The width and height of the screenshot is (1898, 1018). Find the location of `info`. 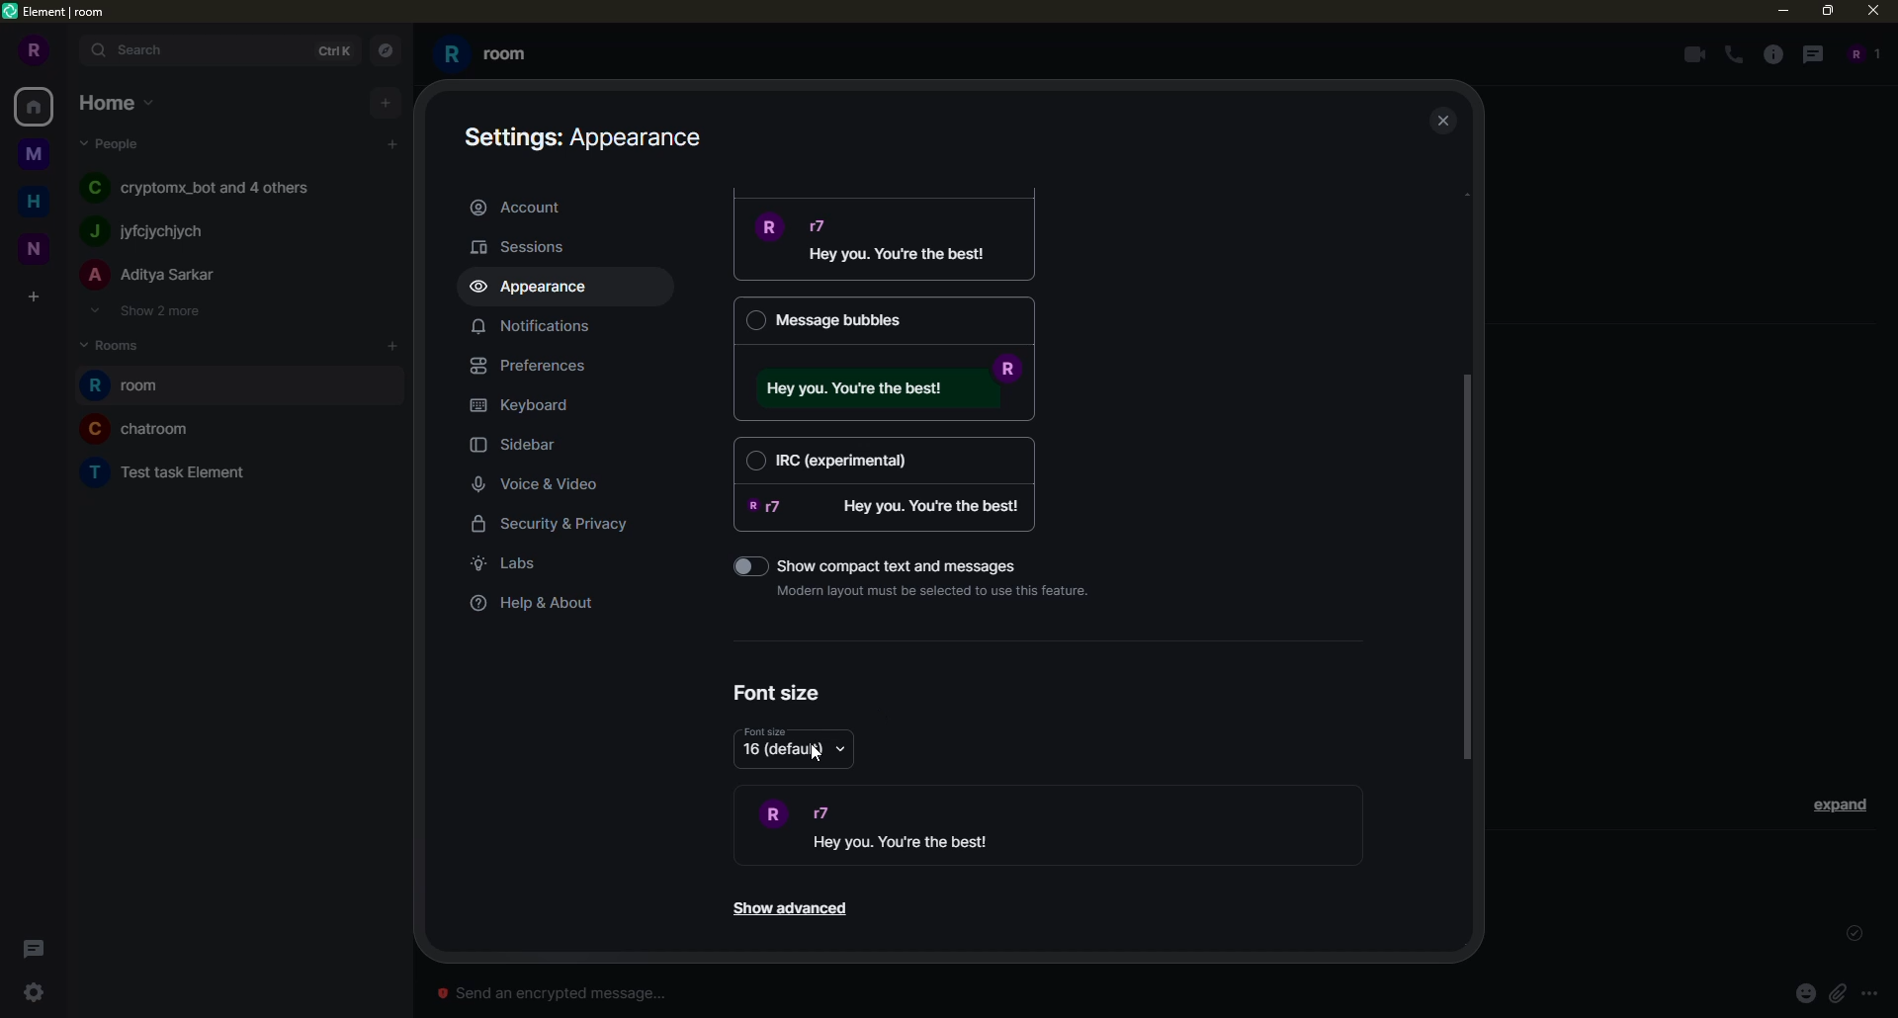

info is located at coordinates (1773, 54).